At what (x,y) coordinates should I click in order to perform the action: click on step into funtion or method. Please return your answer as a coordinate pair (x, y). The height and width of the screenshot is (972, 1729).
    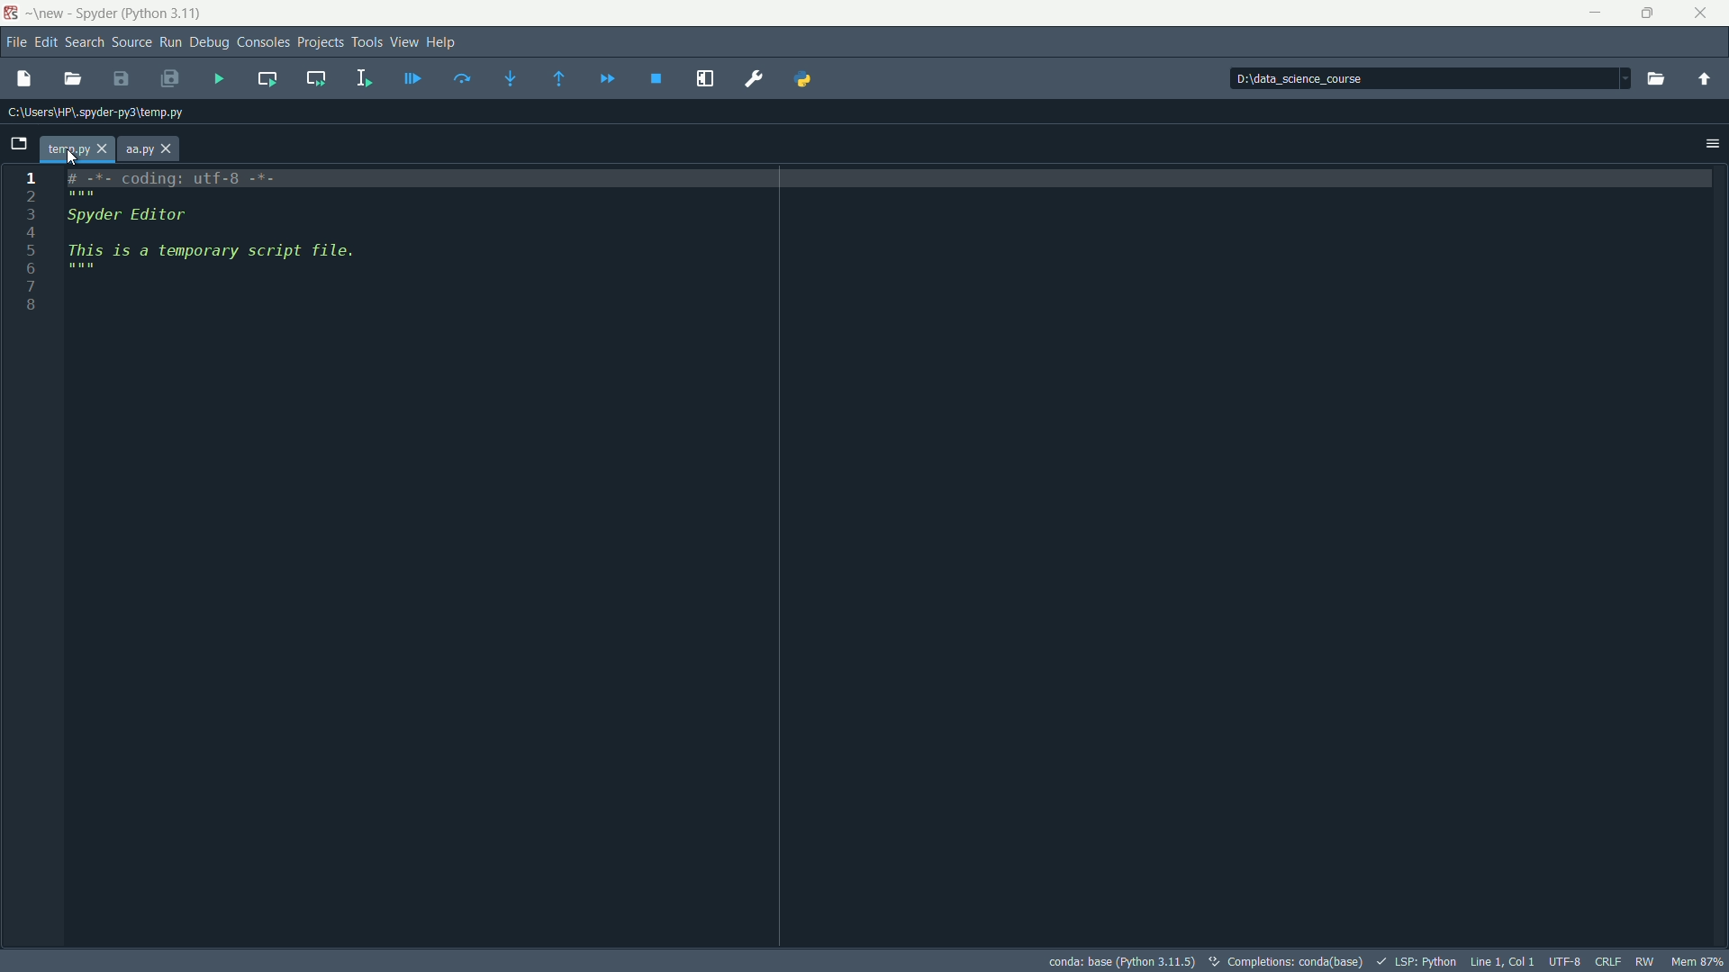
    Looking at the image, I should click on (518, 78).